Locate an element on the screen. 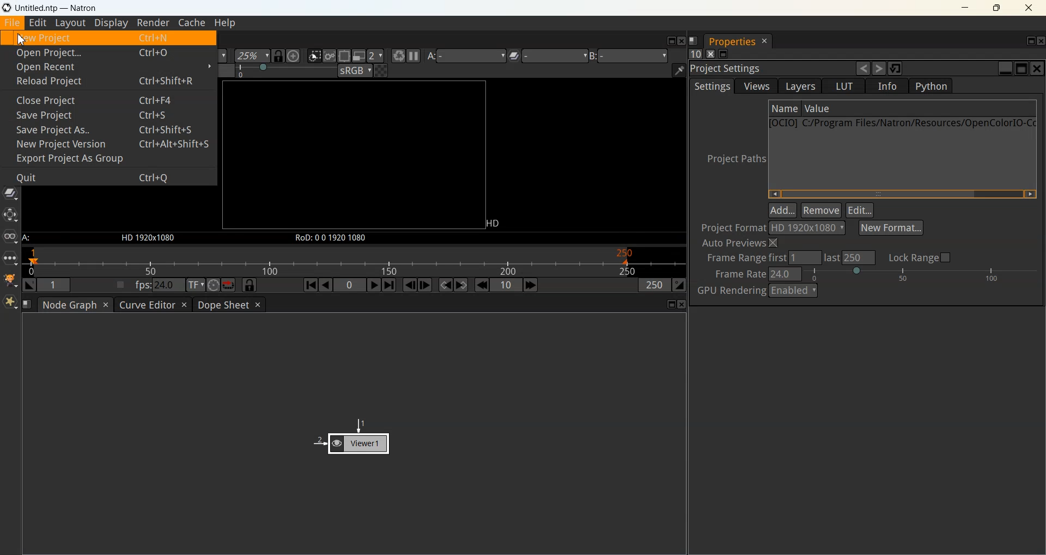 The width and height of the screenshot is (1046, 555). Maximize is located at coordinates (1022, 68).